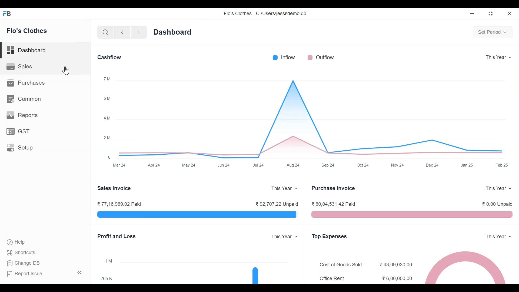  Describe the element at coordinates (397, 165) in the screenshot. I see `Nov 24` at that location.